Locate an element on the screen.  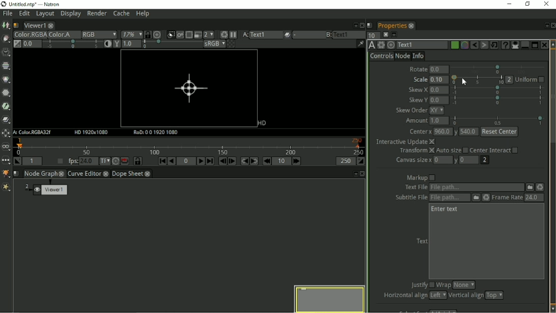
Frame rate is located at coordinates (518, 197).